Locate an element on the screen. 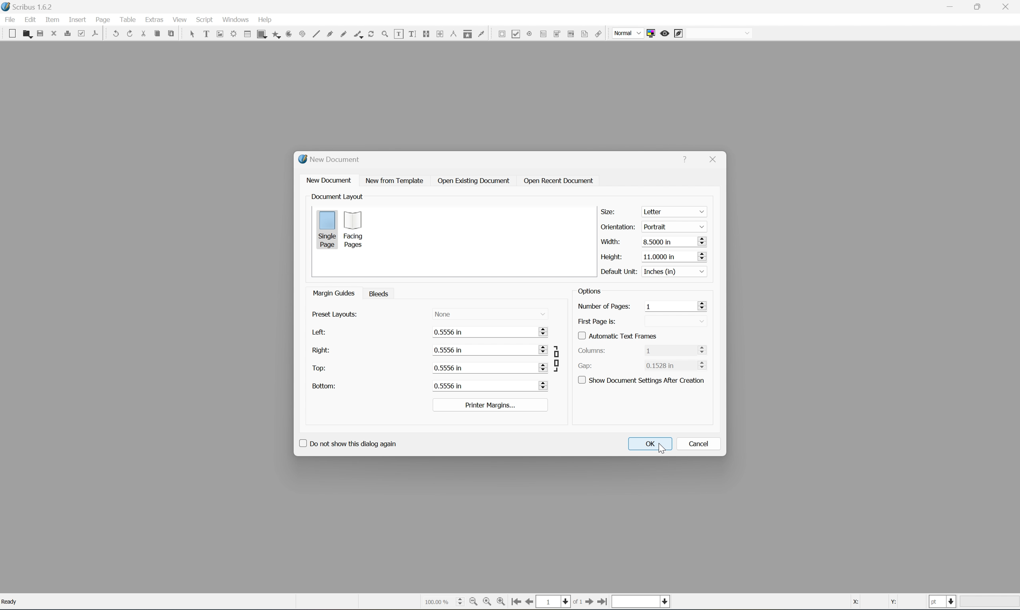  Scribus 1.6.2 is located at coordinates (30, 7).